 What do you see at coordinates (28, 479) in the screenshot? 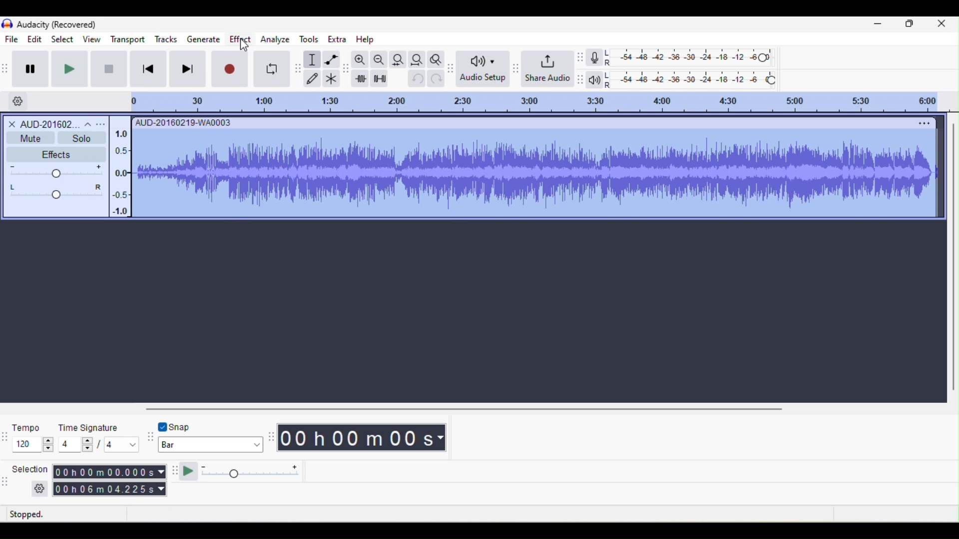
I see `selection` at bounding box center [28, 479].